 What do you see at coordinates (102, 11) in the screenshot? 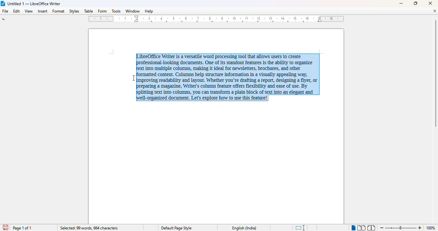
I see `form` at bounding box center [102, 11].